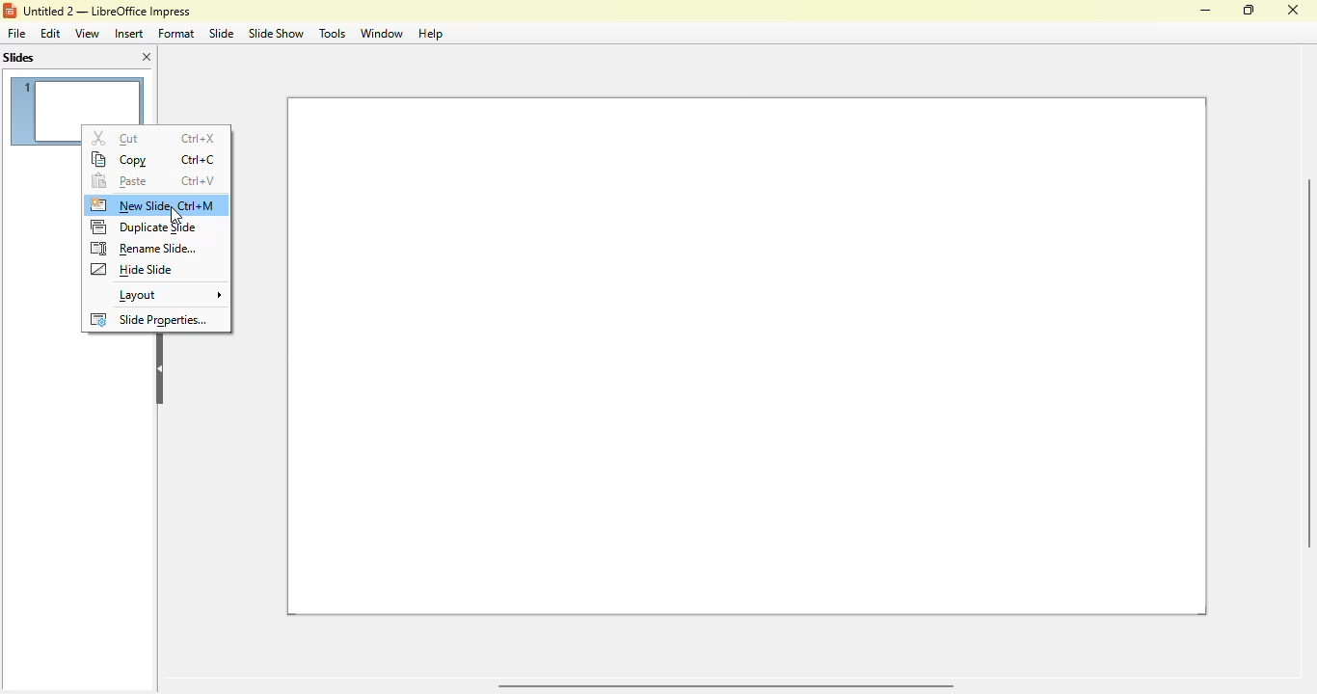 This screenshot has height=694, width=1317. What do you see at coordinates (106, 12) in the screenshot?
I see `title` at bounding box center [106, 12].